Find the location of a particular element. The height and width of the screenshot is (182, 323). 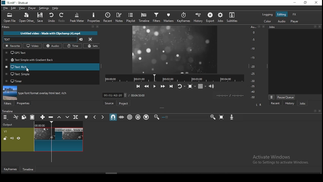

total time is located at coordinates (139, 95).